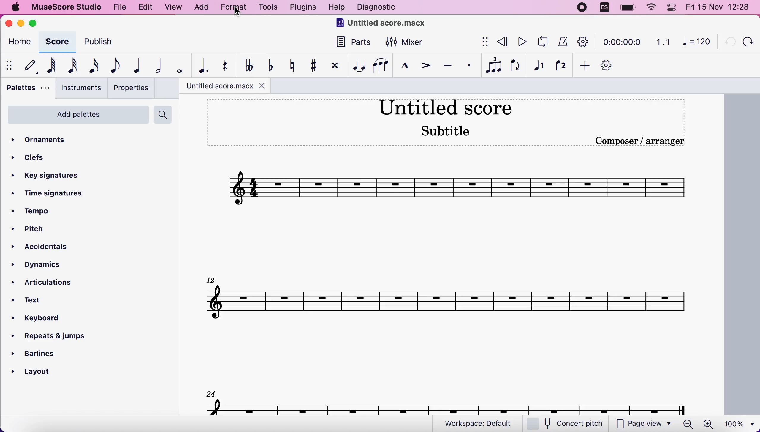 The image size is (760, 432). I want to click on flip direction, so click(516, 66).